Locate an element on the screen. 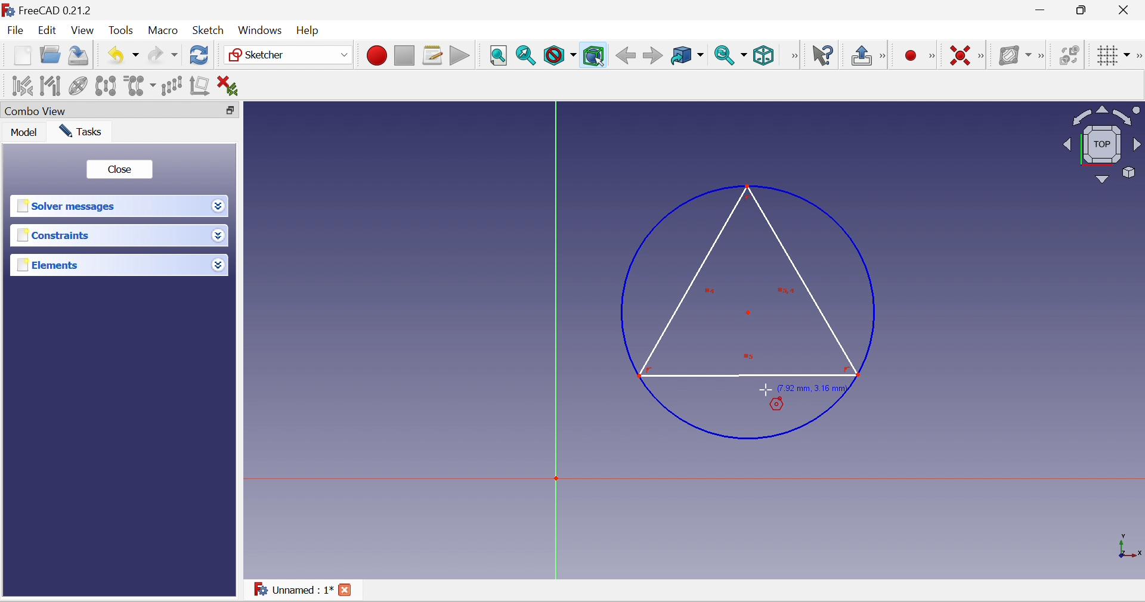 The image size is (1145, 602). Sketcher is located at coordinates (289, 55).